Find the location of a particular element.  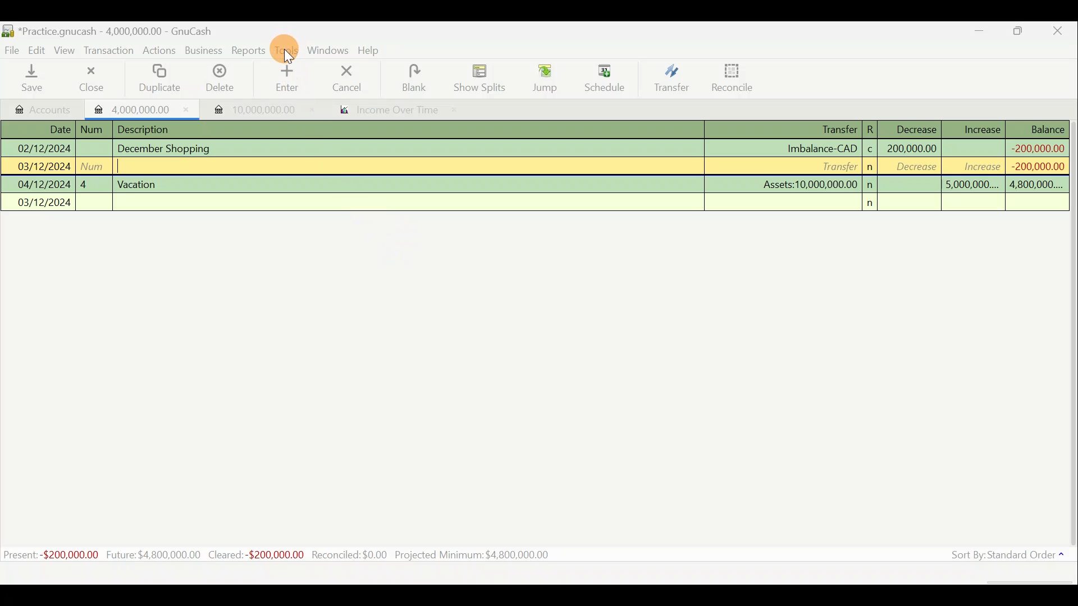

Imported transaction is located at coordinates (252, 107).